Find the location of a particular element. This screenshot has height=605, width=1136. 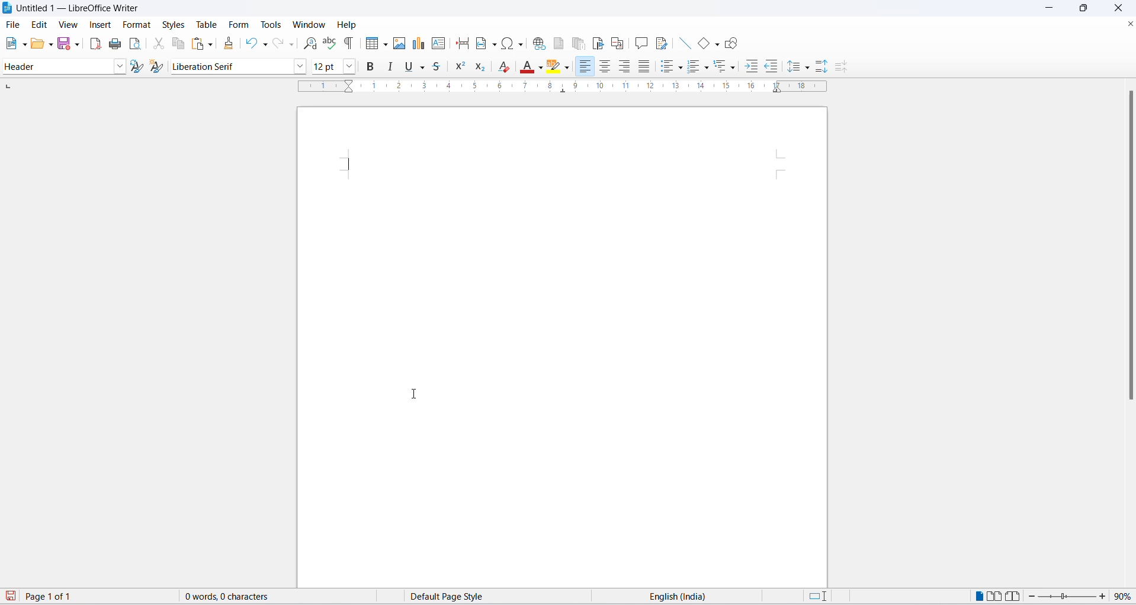

insert image is located at coordinates (400, 44).